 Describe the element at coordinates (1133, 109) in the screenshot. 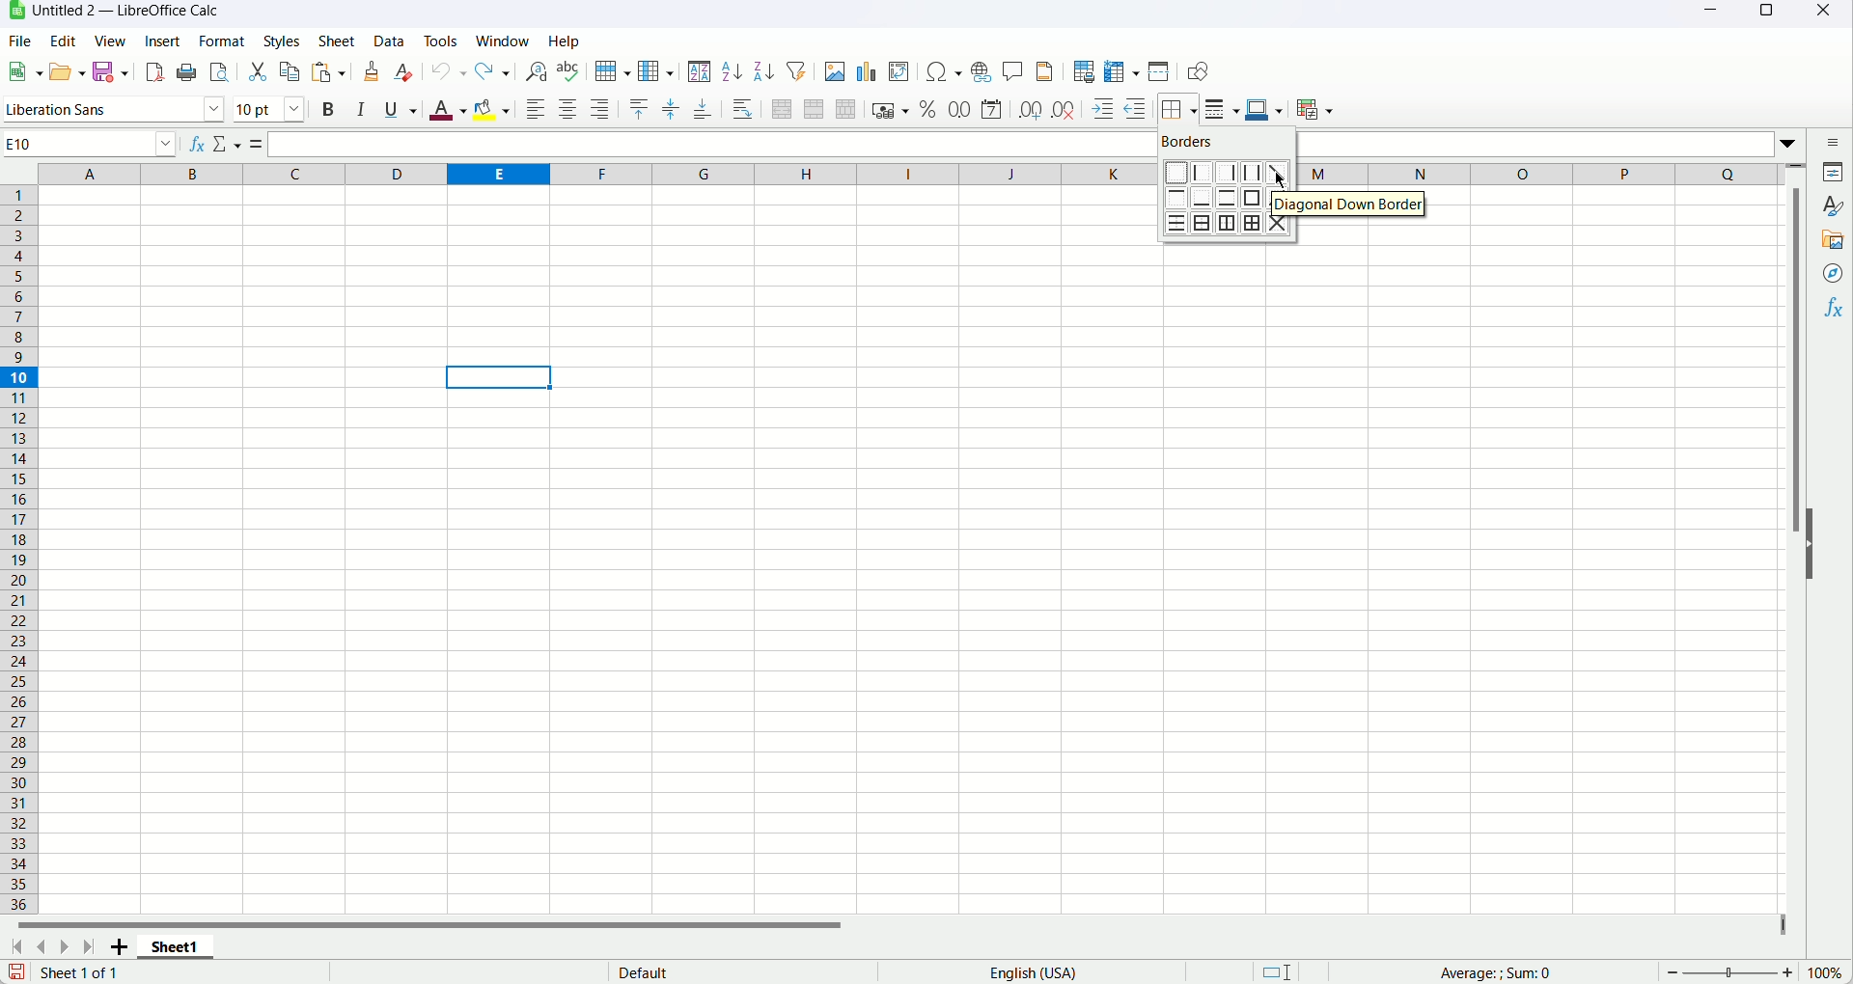

I see `Decrease indent` at that location.